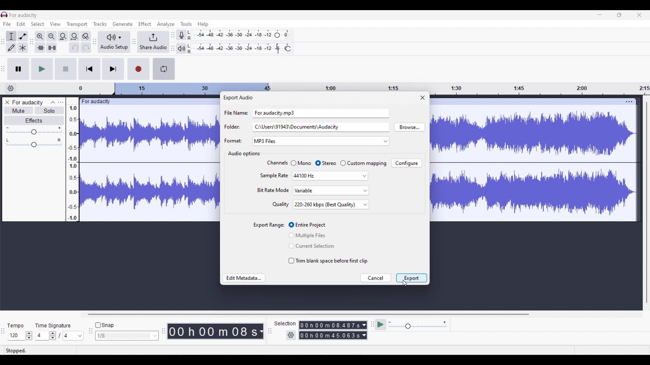 The width and height of the screenshot is (650, 365). I want to click on Vertical slide bar, so click(647, 202).